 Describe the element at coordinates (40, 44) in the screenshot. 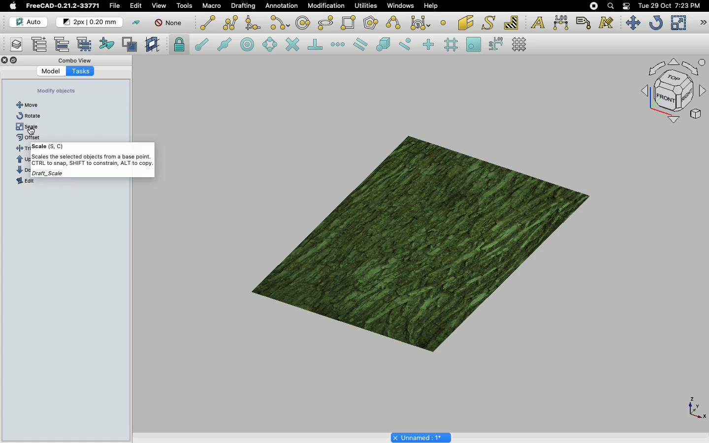

I see `Add new named group` at that location.